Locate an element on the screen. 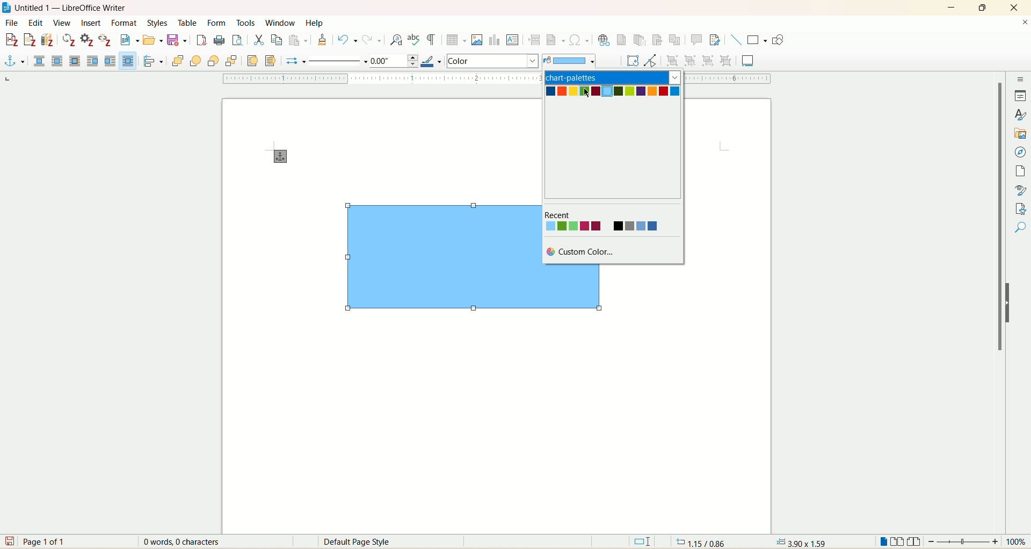 The height and width of the screenshot is (549, 1031). words and character is located at coordinates (179, 542).